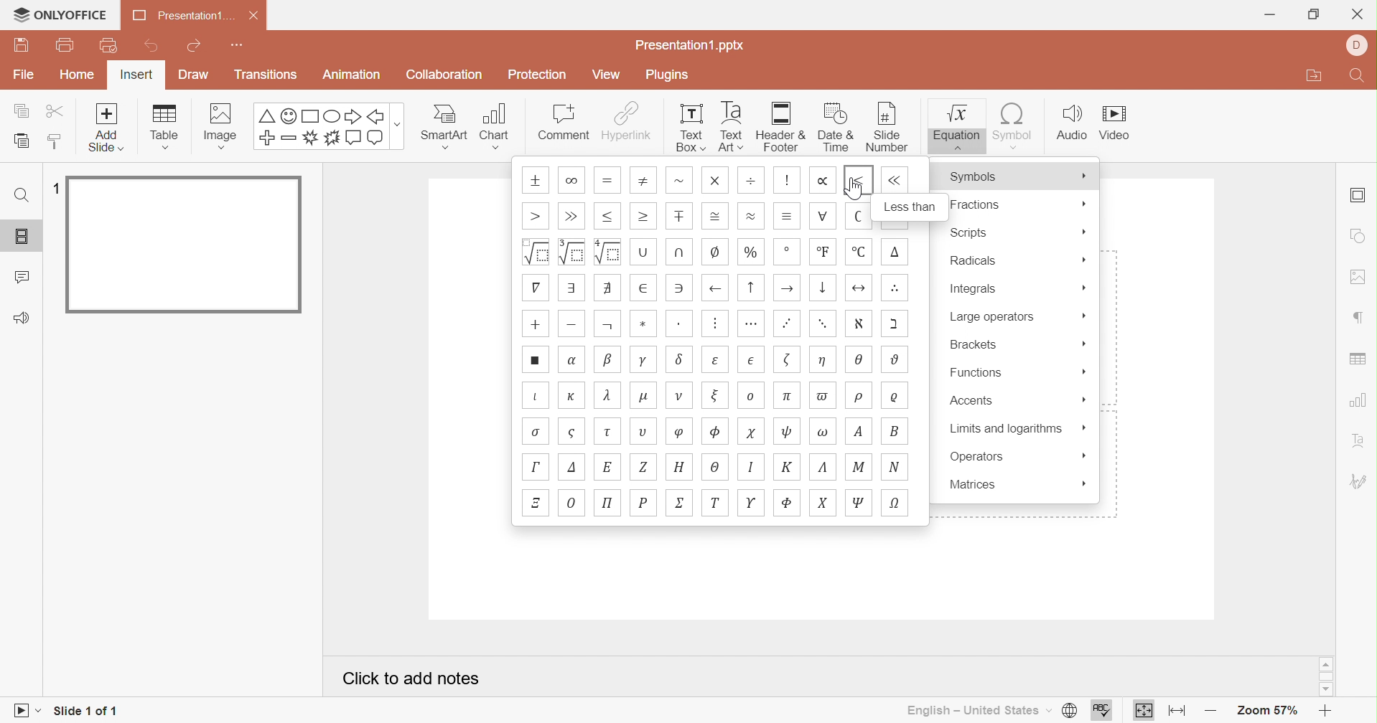 The width and height of the screenshot is (1377, 723). Describe the element at coordinates (223, 123) in the screenshot. I see `Image` at that location.